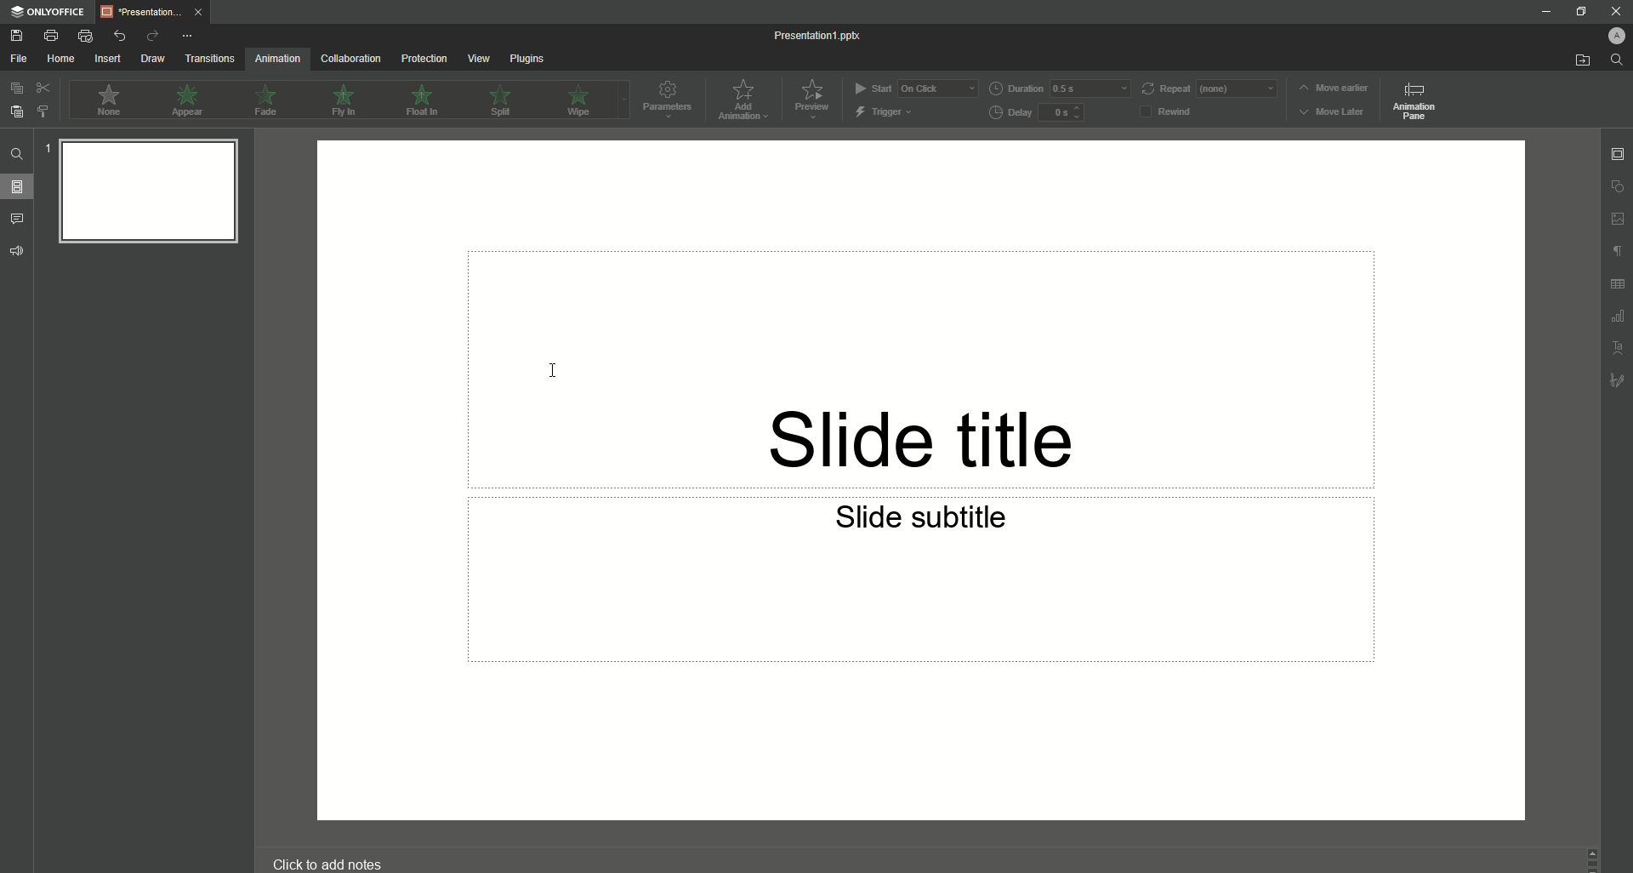  I want to click on Protection, so click(421, 60).